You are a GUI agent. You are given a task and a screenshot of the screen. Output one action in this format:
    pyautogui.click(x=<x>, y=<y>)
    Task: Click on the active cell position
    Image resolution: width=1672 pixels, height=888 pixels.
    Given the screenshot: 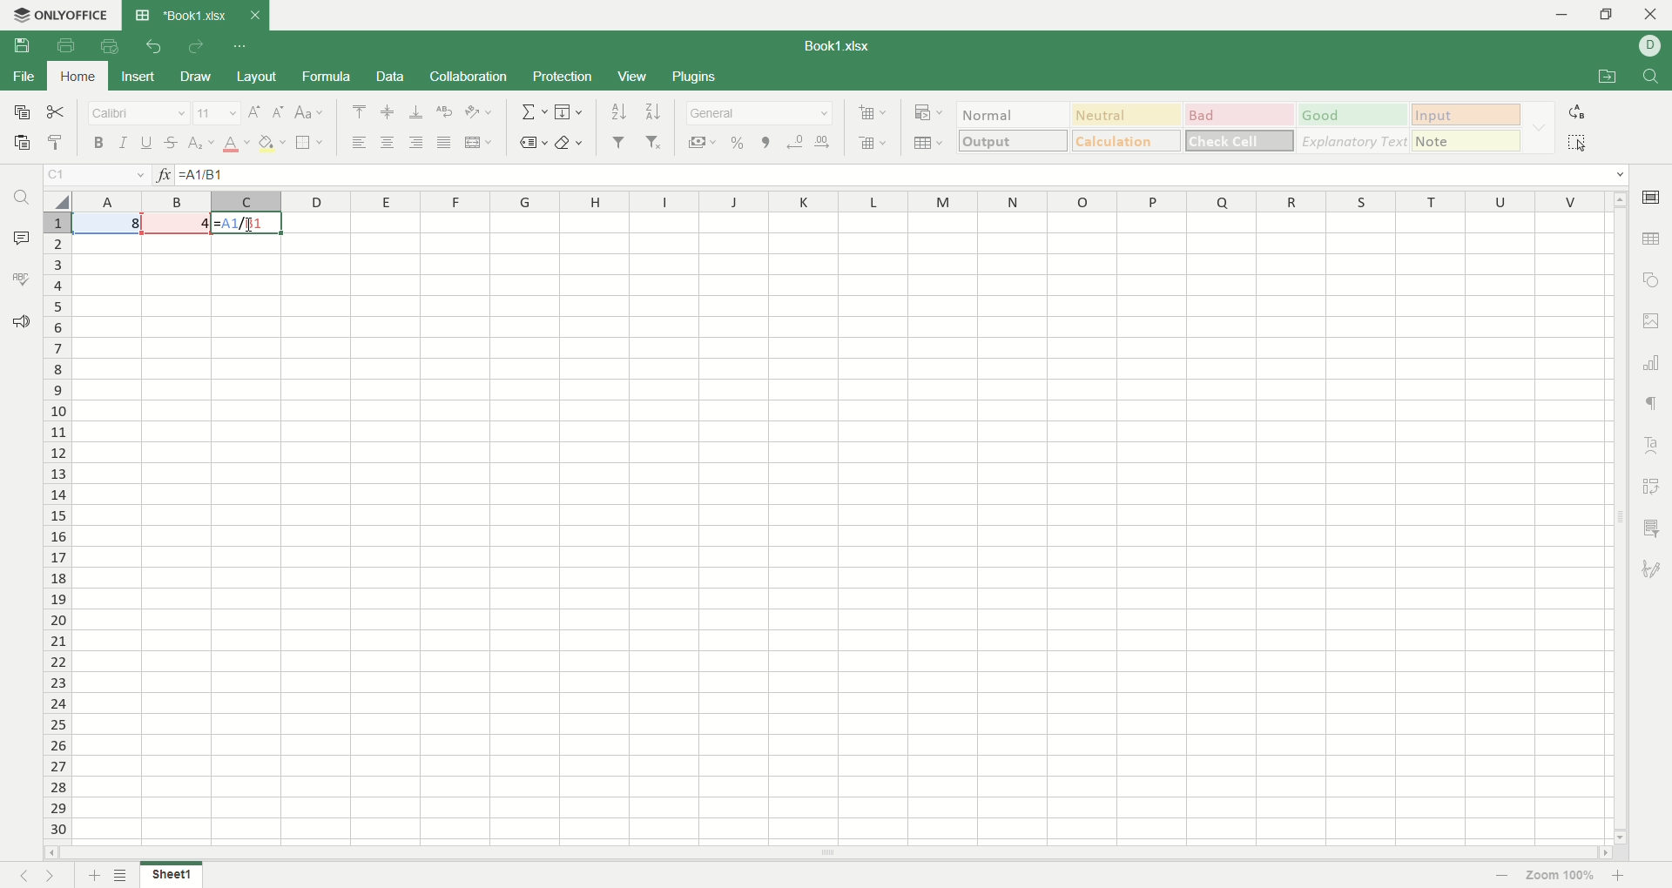 What is the action you would take?
    pyautogui.click(x=98, y=175)
    